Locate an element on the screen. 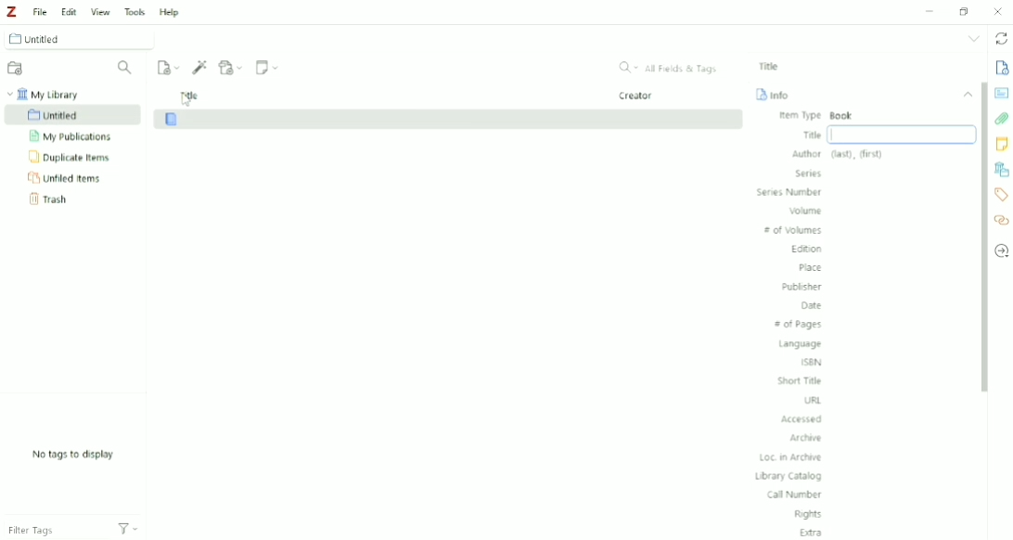 This screenshot has height=540, width=1013. Accessed is located at coordinates (802, 418).